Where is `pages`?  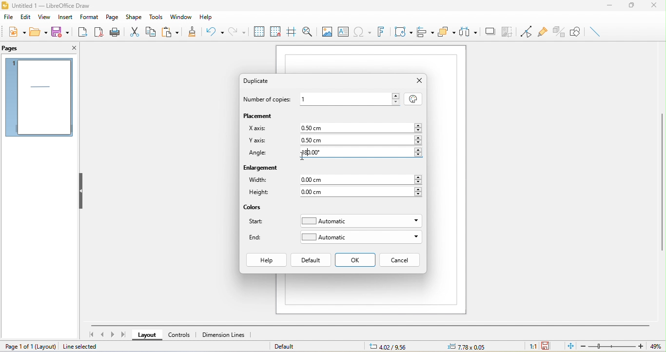 pages is located at coordinates (39, 98).